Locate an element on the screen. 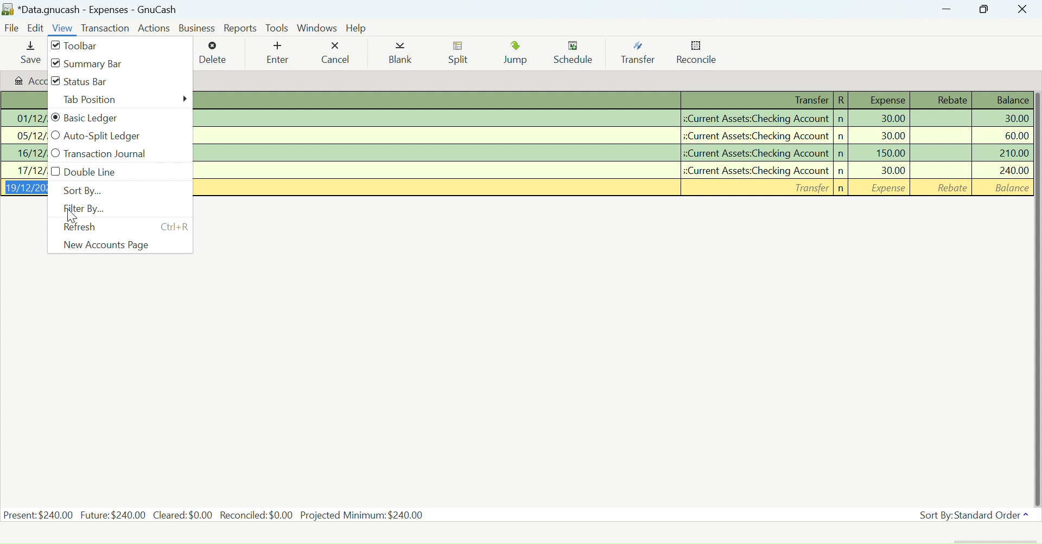 This screenshot has height=544, width=1042. Double Line is located at coordinates (108, 173).